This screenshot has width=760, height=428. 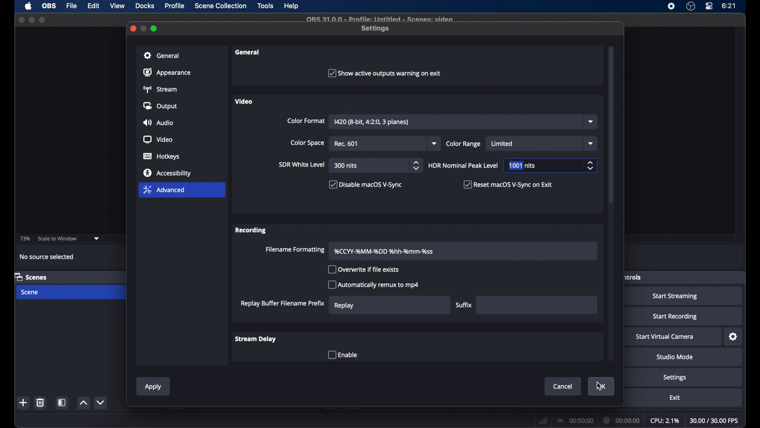 I want to click on hotkeys, so click(x=161, y=156).